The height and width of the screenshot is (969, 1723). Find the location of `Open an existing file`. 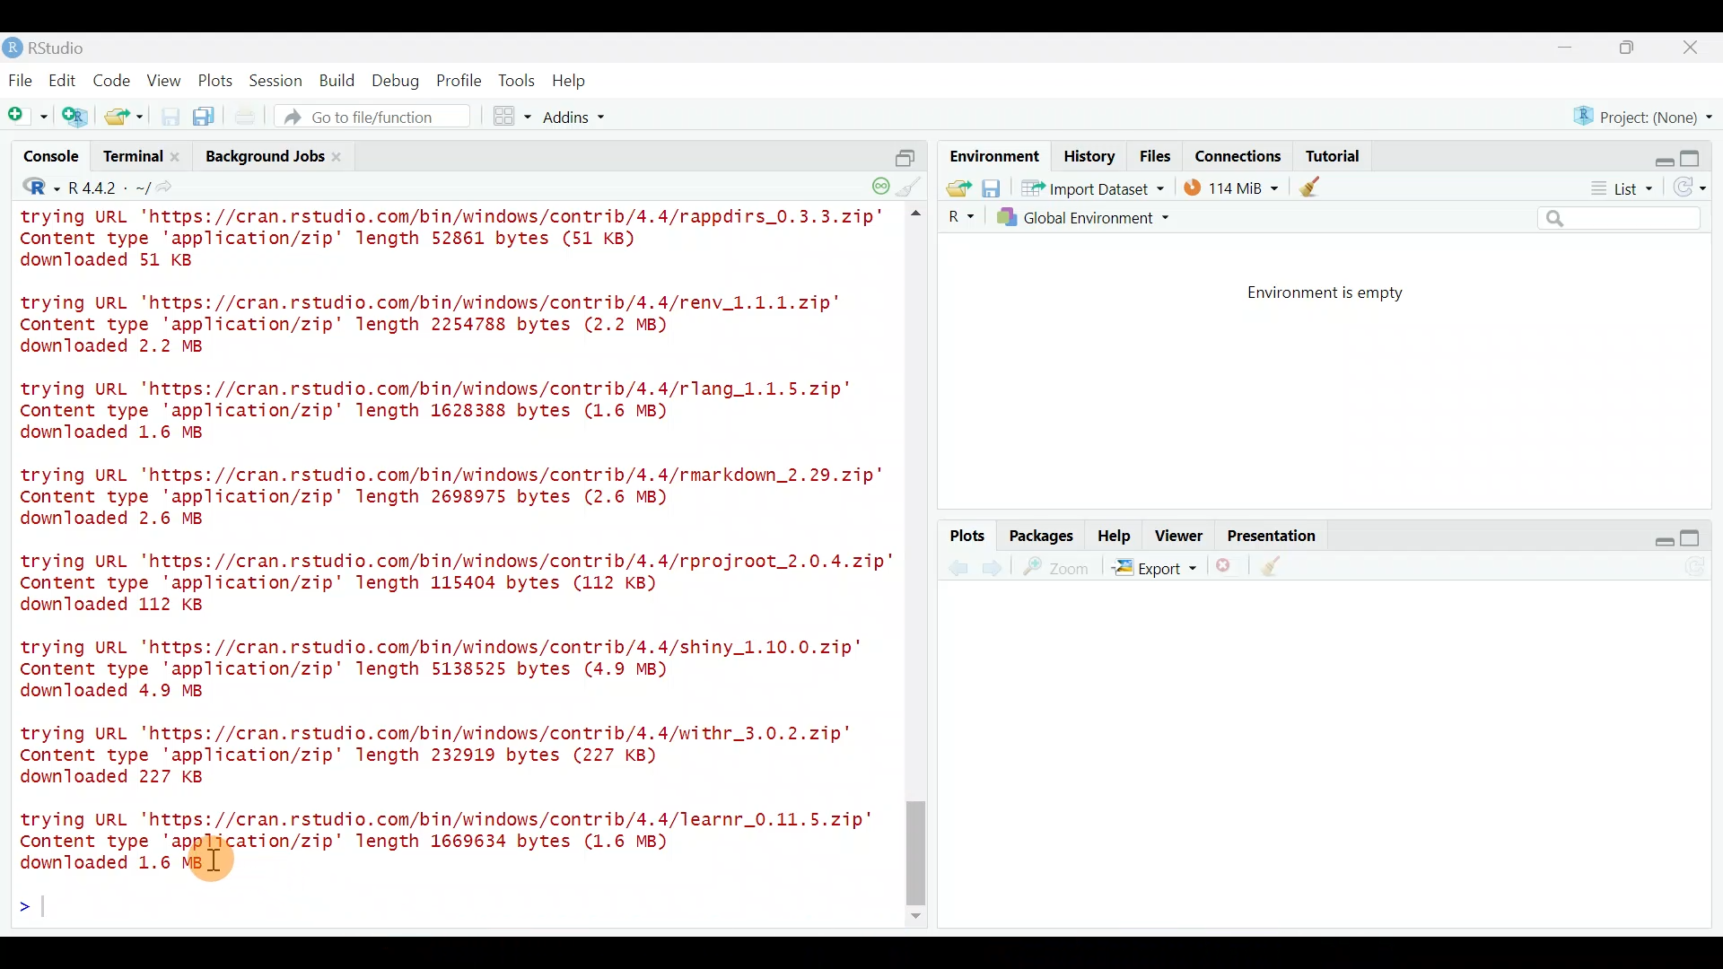

Open an existing file is located at coordinates (126, 118).